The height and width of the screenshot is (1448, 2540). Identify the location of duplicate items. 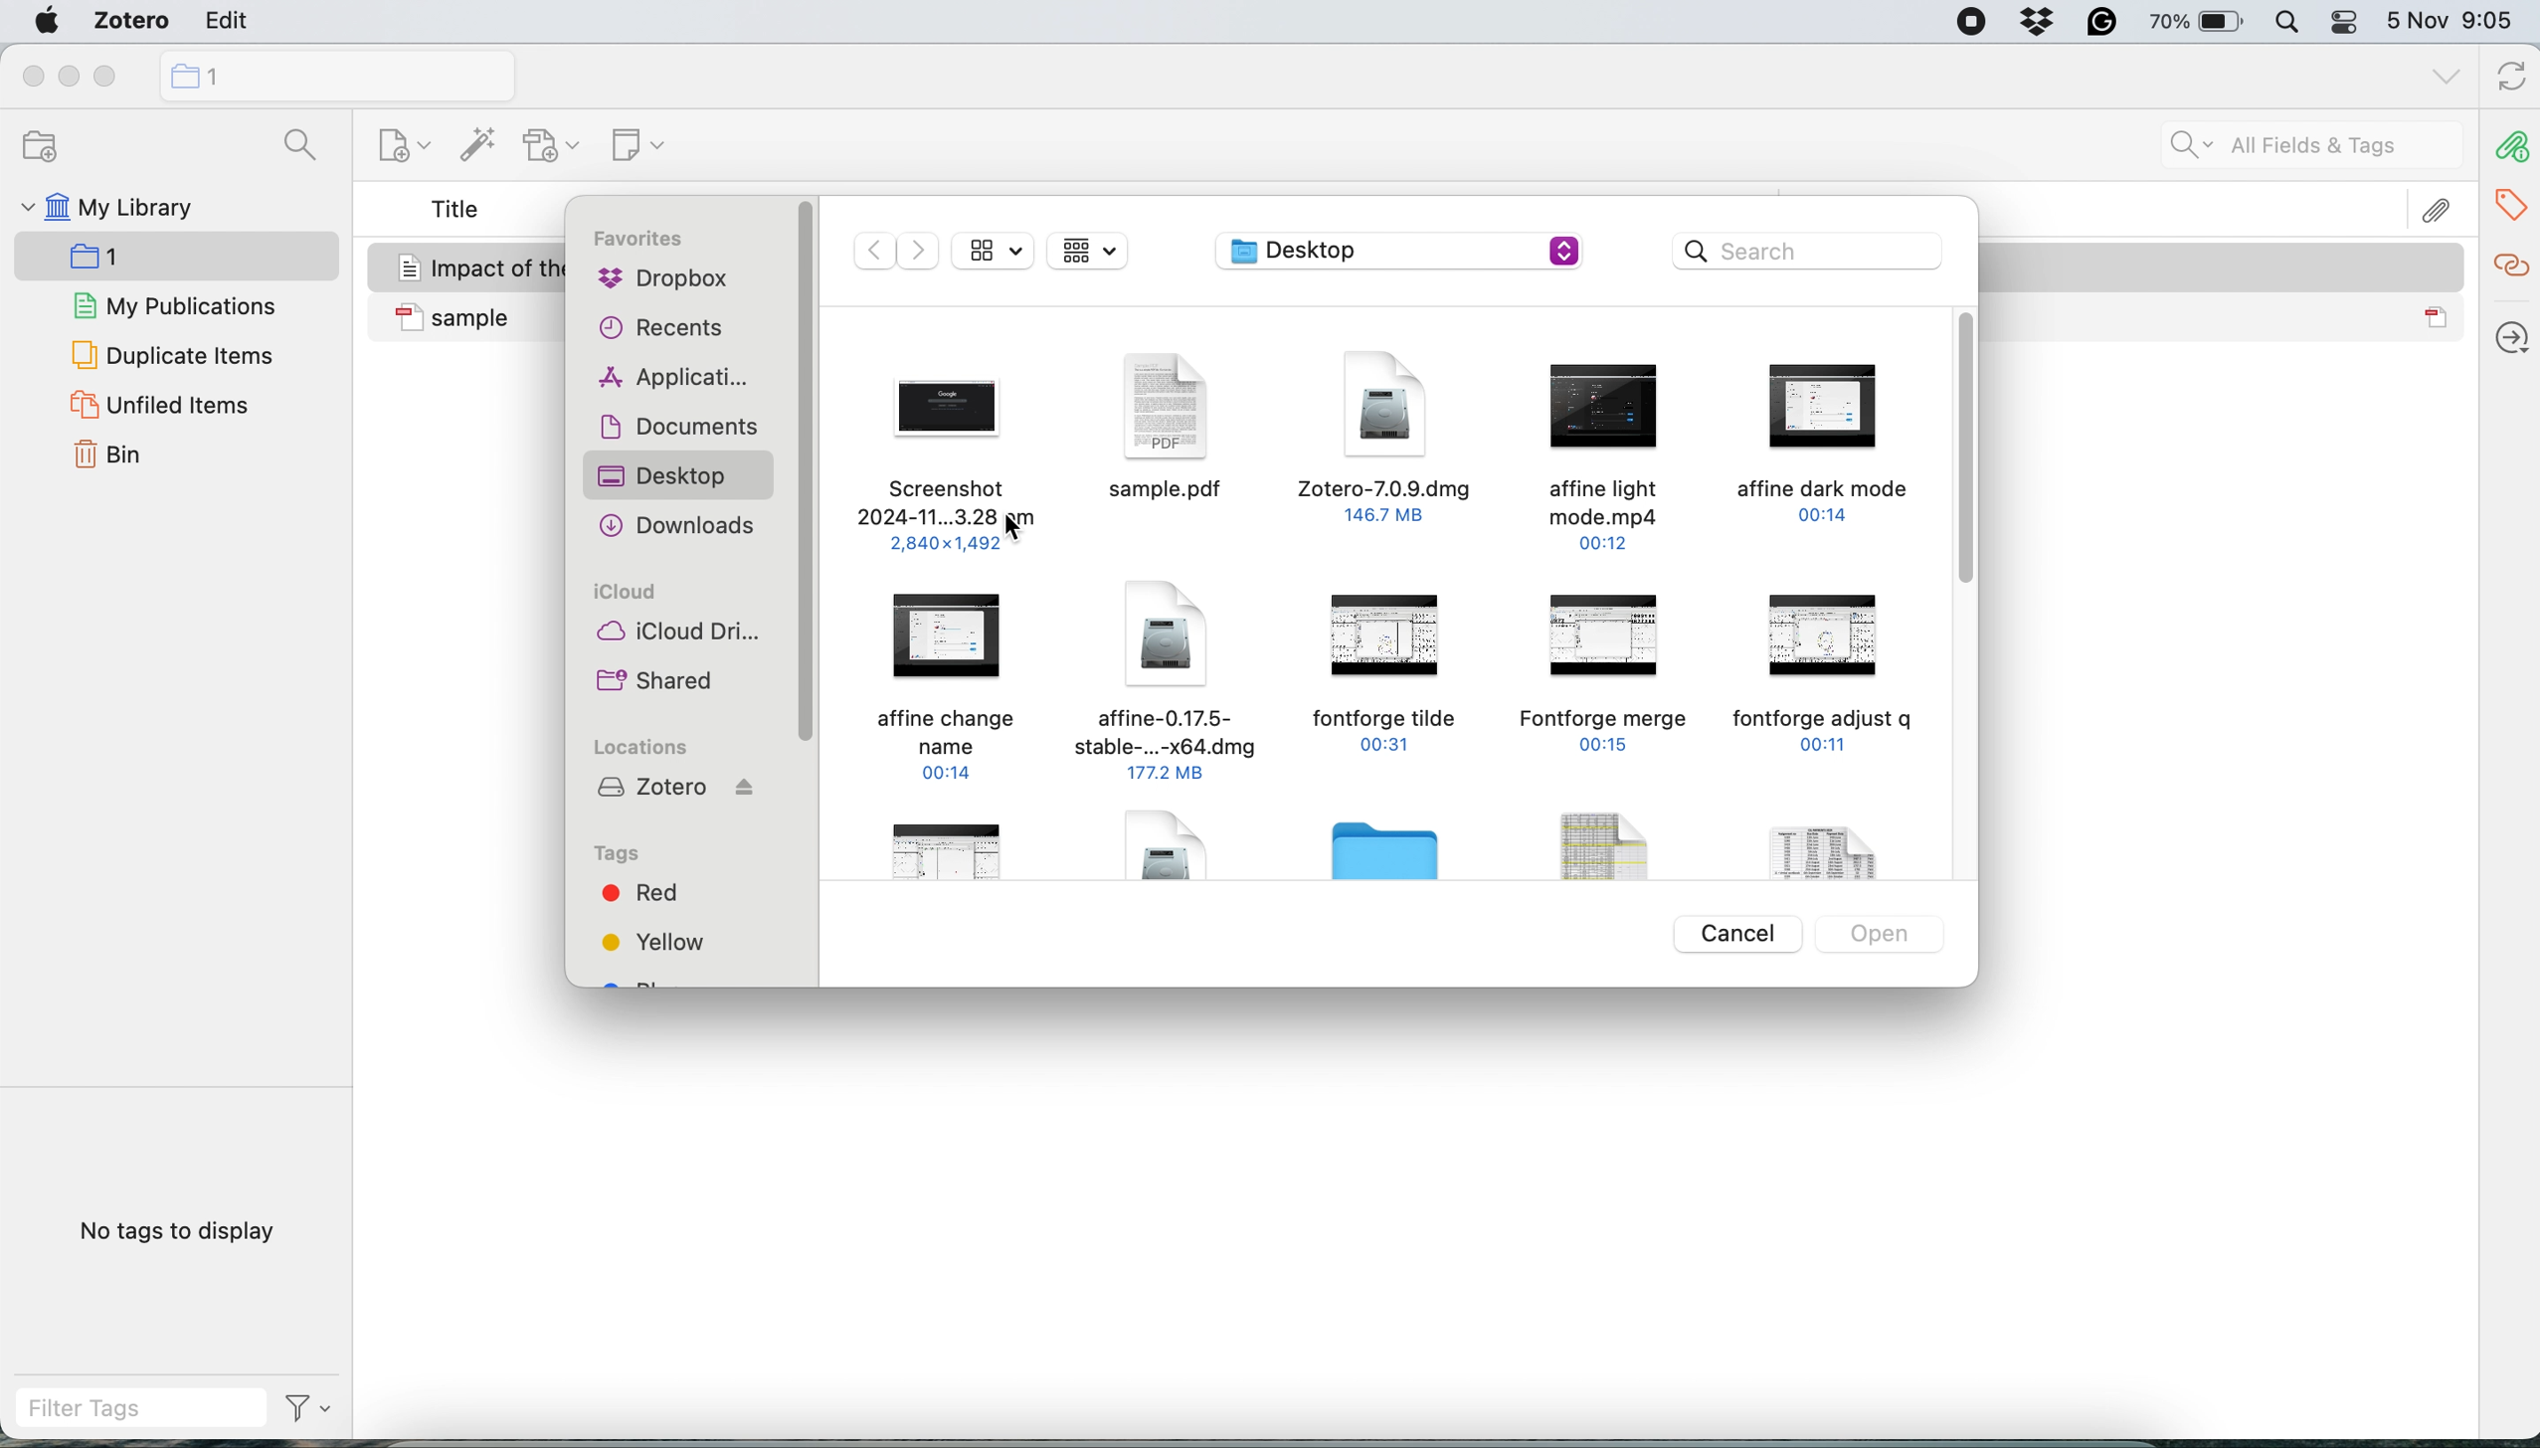
(172, 354).